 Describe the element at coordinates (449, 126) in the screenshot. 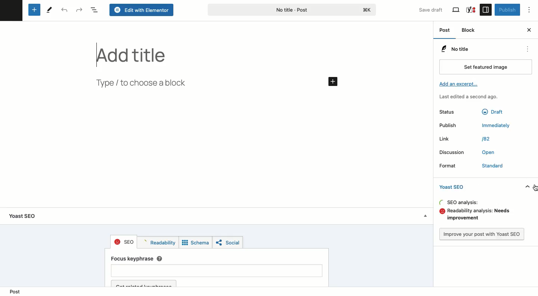

I see `Publish` at that location.